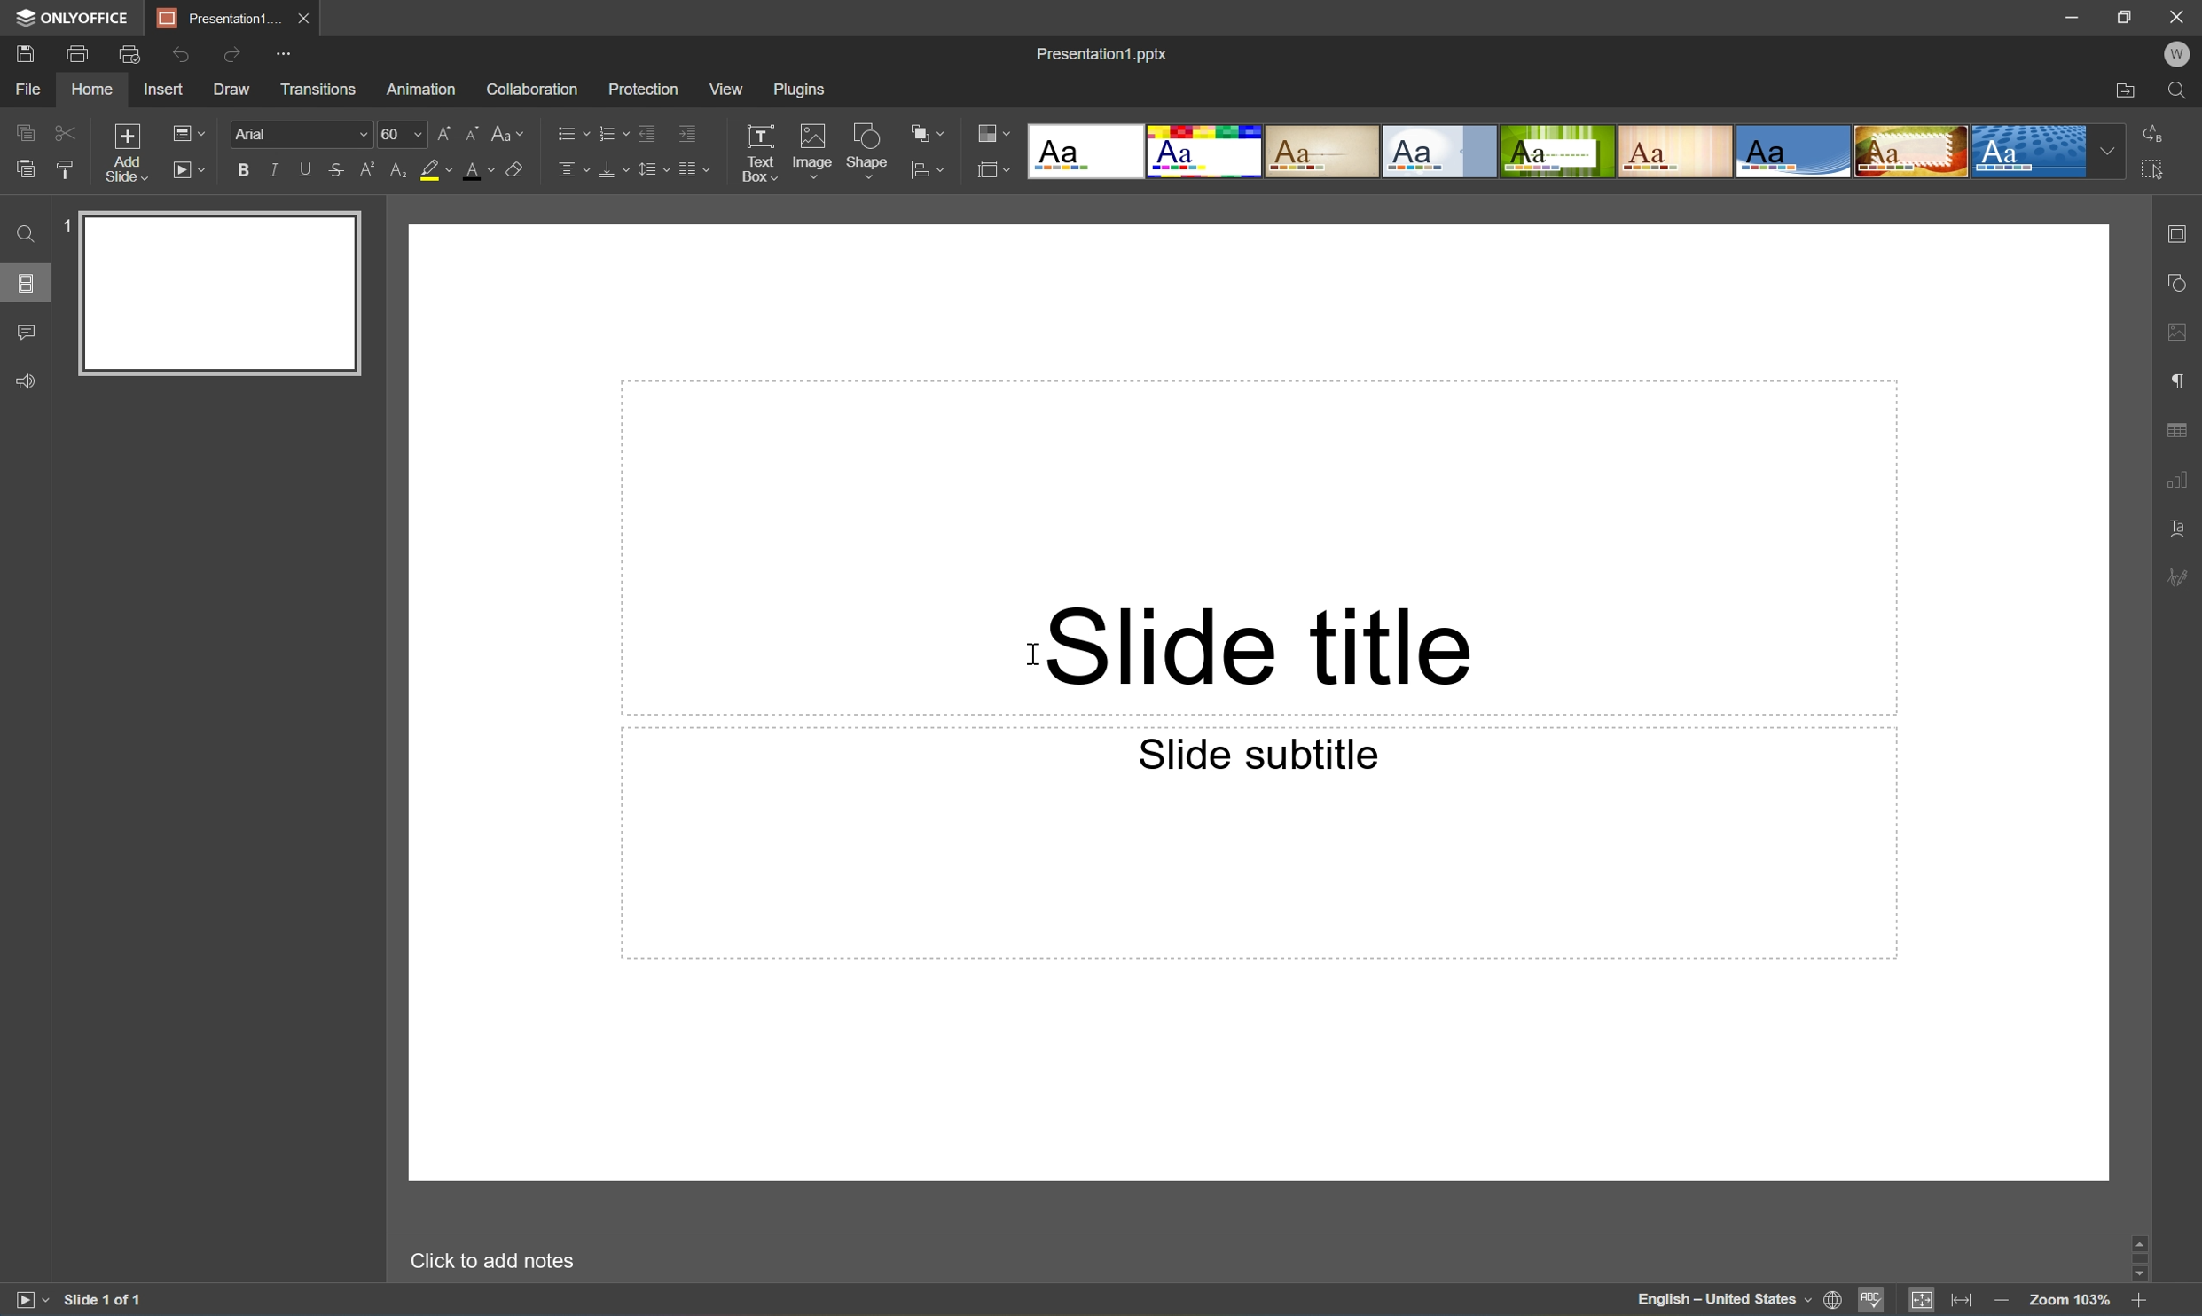 The width and height of the screenshot is (2202, 1316). I want to click on Animation, so click(420, 90).